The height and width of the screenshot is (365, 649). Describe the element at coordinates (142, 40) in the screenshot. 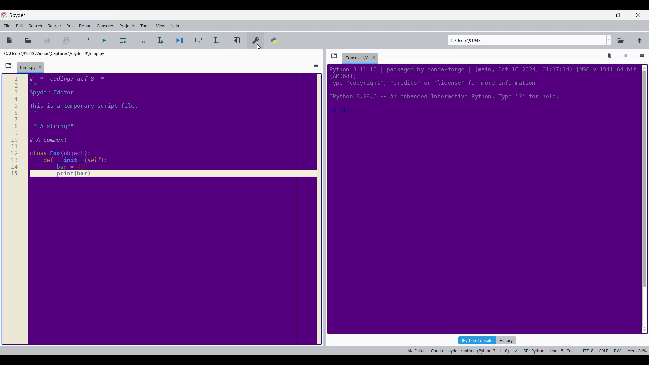

I see `Run current cell and go to next one` at that location.